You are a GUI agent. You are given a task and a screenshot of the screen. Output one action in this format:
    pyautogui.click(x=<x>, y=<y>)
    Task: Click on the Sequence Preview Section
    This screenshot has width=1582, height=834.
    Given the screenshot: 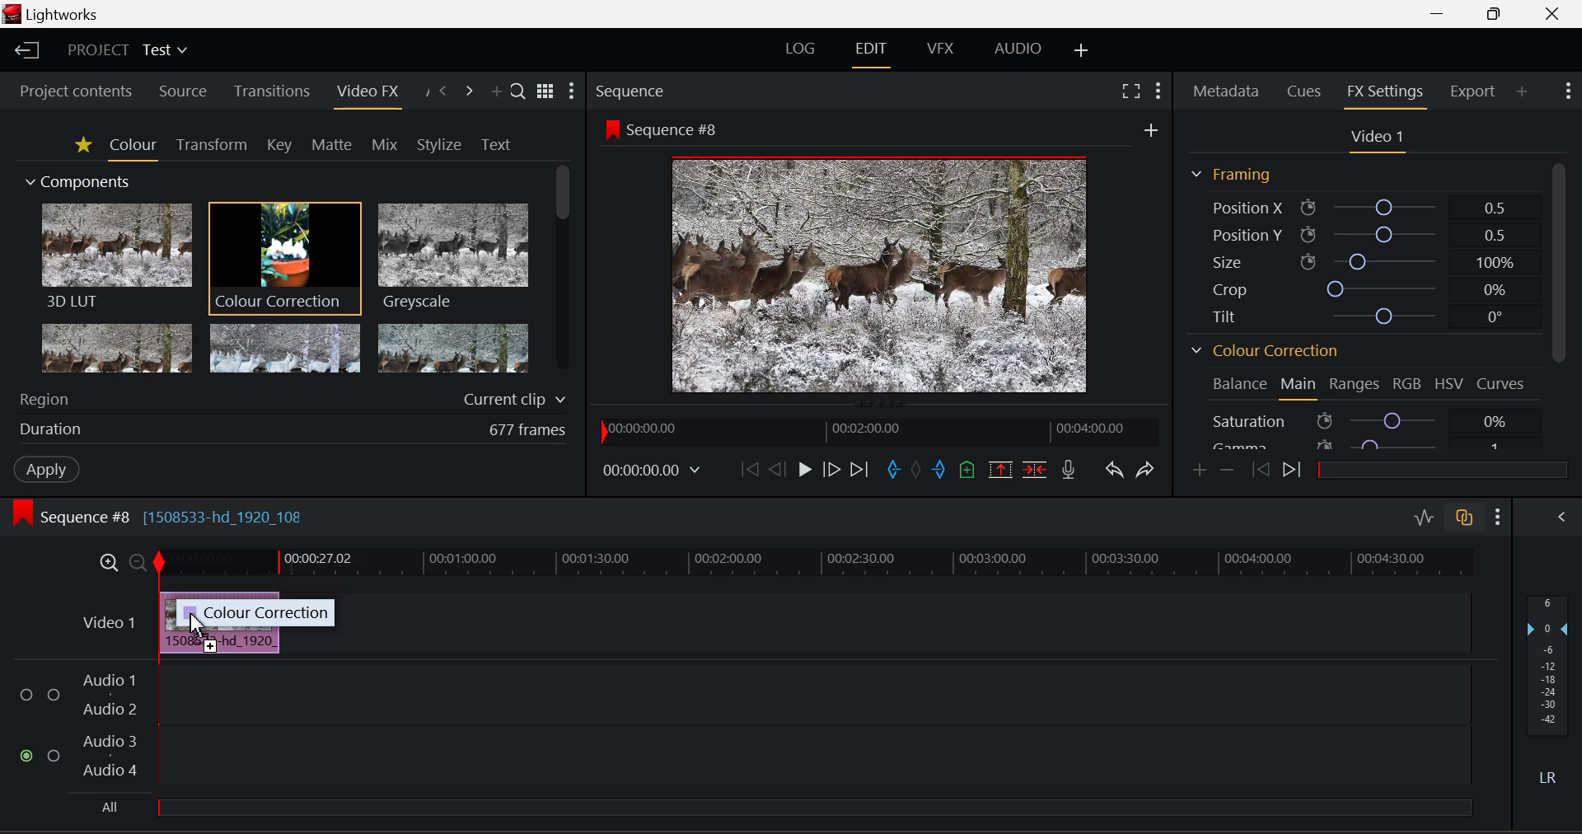 What is the action you would take?
    pyautogui.click(x=634, y=92)
    